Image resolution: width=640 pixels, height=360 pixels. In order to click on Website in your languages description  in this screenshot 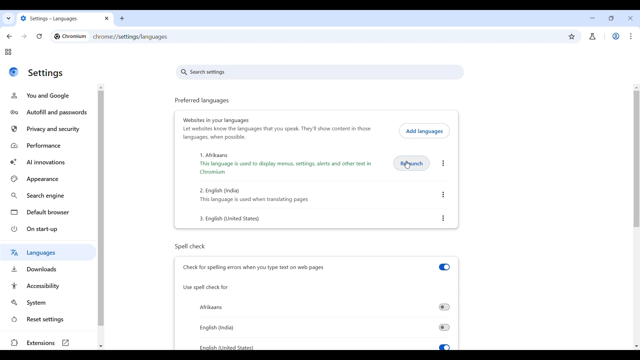, I will do `click(277, 133)`.